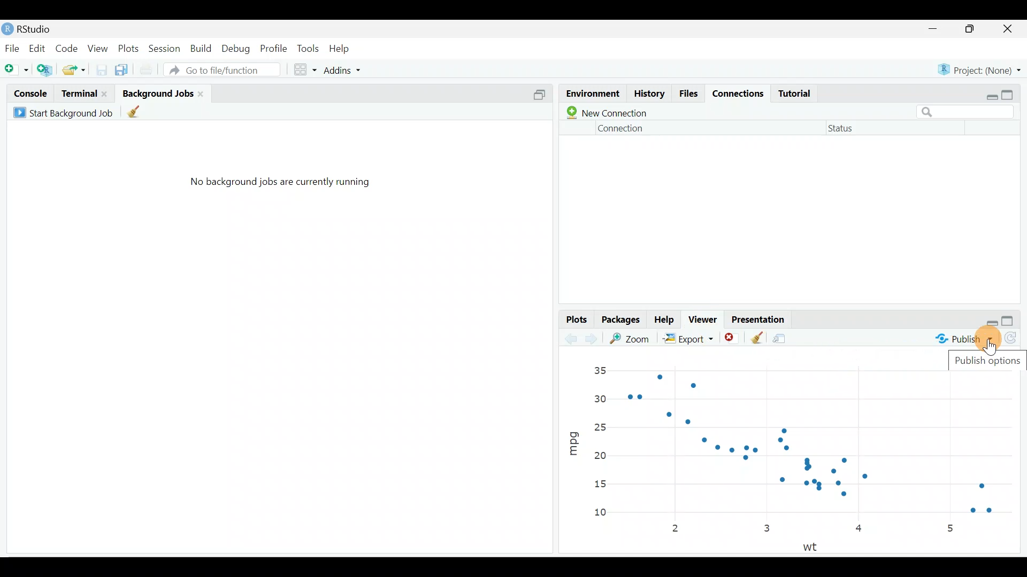  What do you see at coordinates (539, 97) in the screenshot?
I see `Split` at bounding box center [539, 97].